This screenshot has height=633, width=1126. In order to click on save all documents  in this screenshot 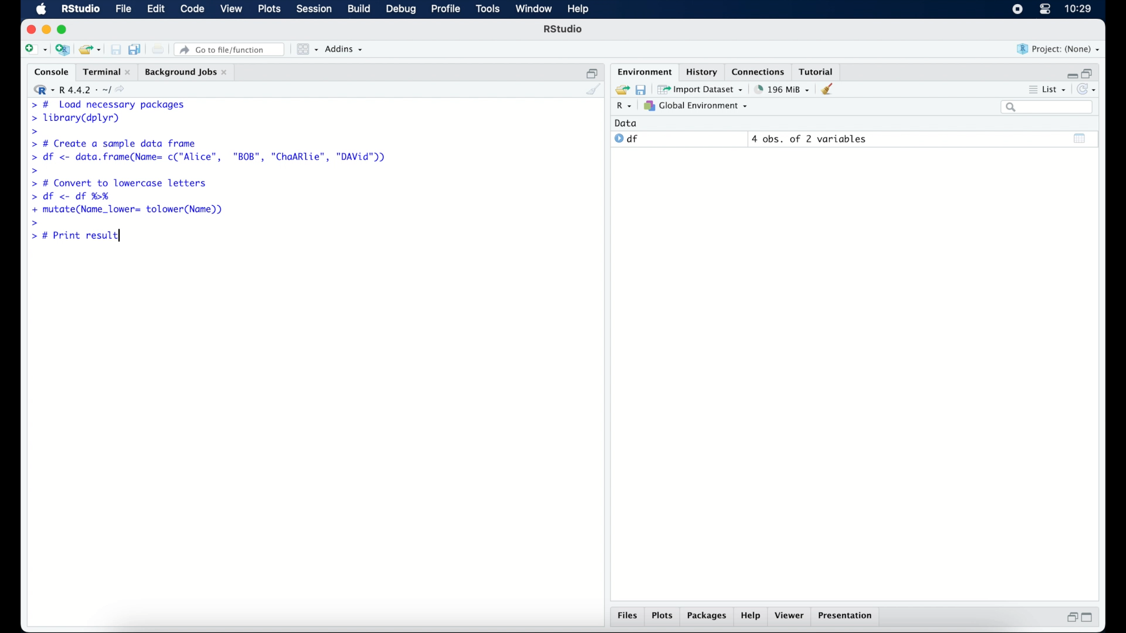, I will do `click(136, 49)`.